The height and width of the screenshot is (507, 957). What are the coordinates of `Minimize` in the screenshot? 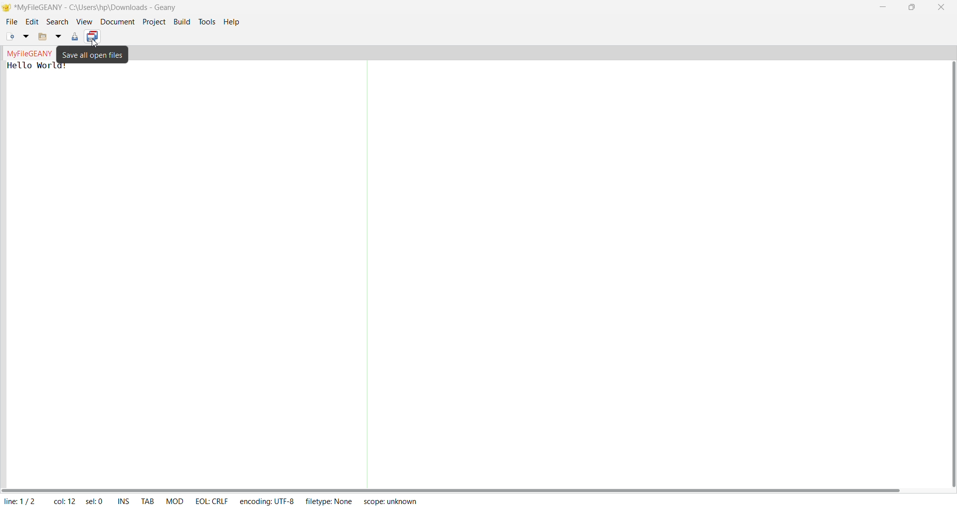 It's located at (883, 7).